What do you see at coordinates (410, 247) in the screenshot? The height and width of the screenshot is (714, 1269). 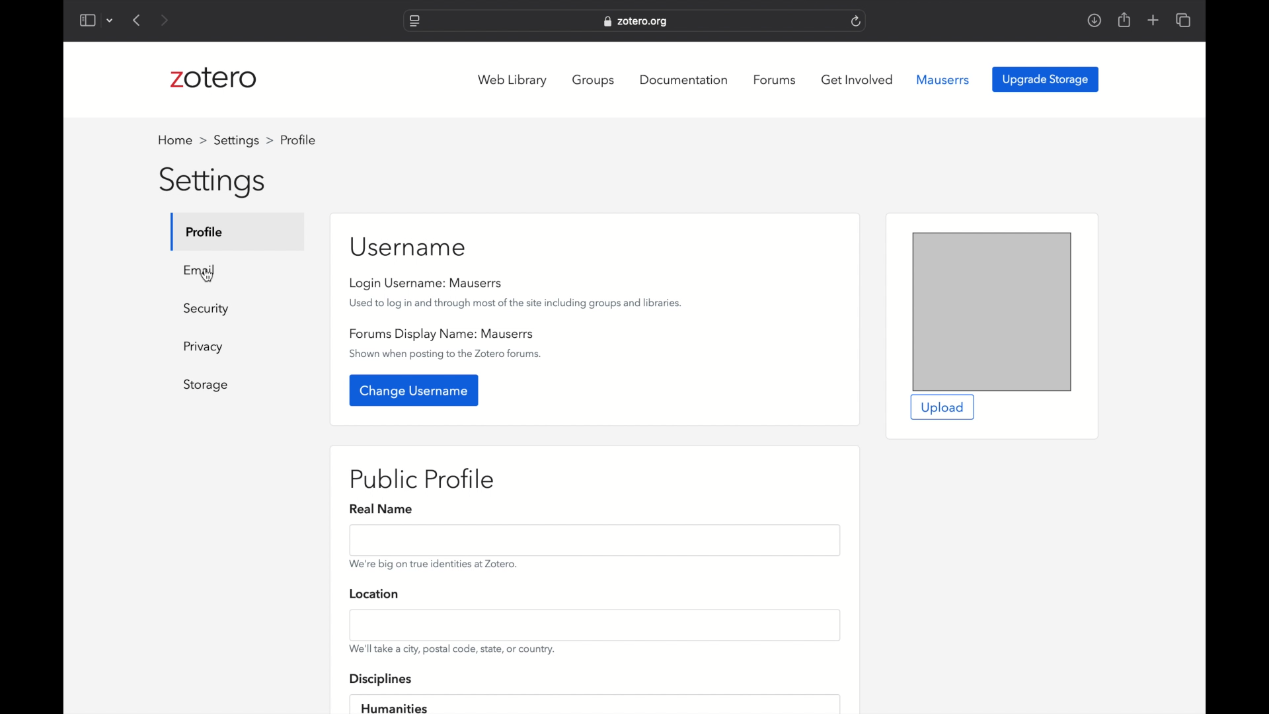 I see `username` at bounding box center [410, 247].